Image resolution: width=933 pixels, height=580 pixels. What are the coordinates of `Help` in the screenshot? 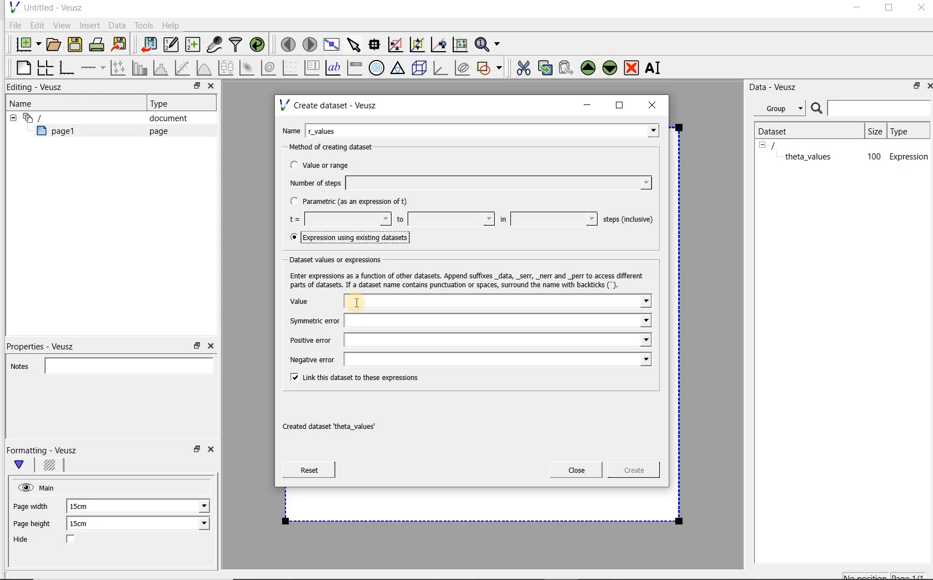 It's located at (172, 25).